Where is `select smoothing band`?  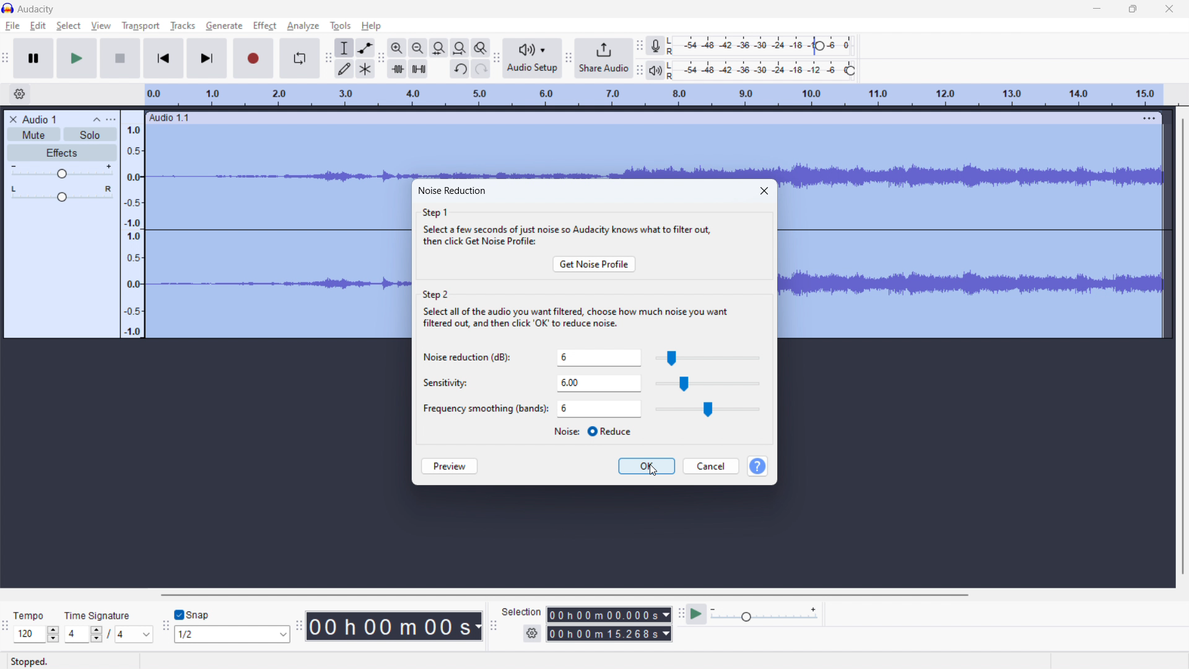 select smoothing band is located at coordinates (599, 409).